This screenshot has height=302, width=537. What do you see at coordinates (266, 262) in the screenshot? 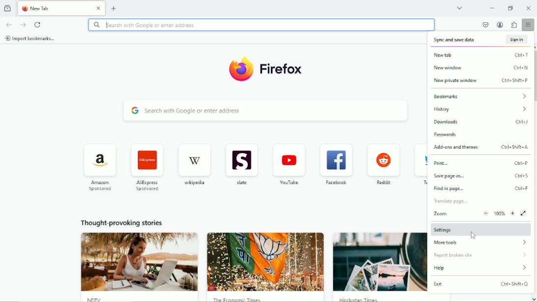
I see `image` at bounding box center [266, 262].